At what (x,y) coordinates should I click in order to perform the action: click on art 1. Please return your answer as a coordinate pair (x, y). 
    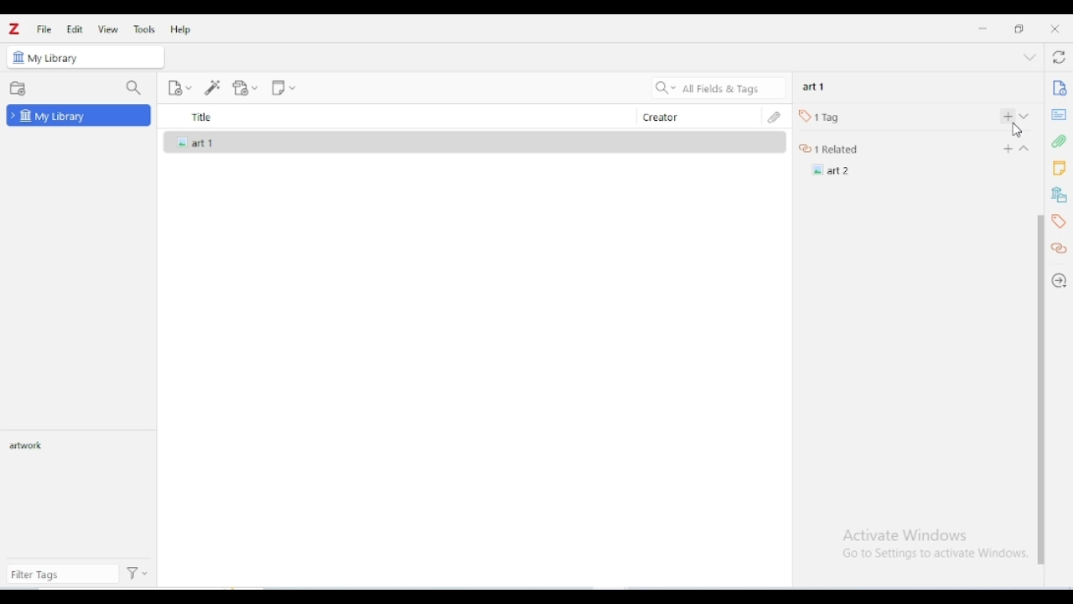
    Looking at the image, I should click on (814, 86).